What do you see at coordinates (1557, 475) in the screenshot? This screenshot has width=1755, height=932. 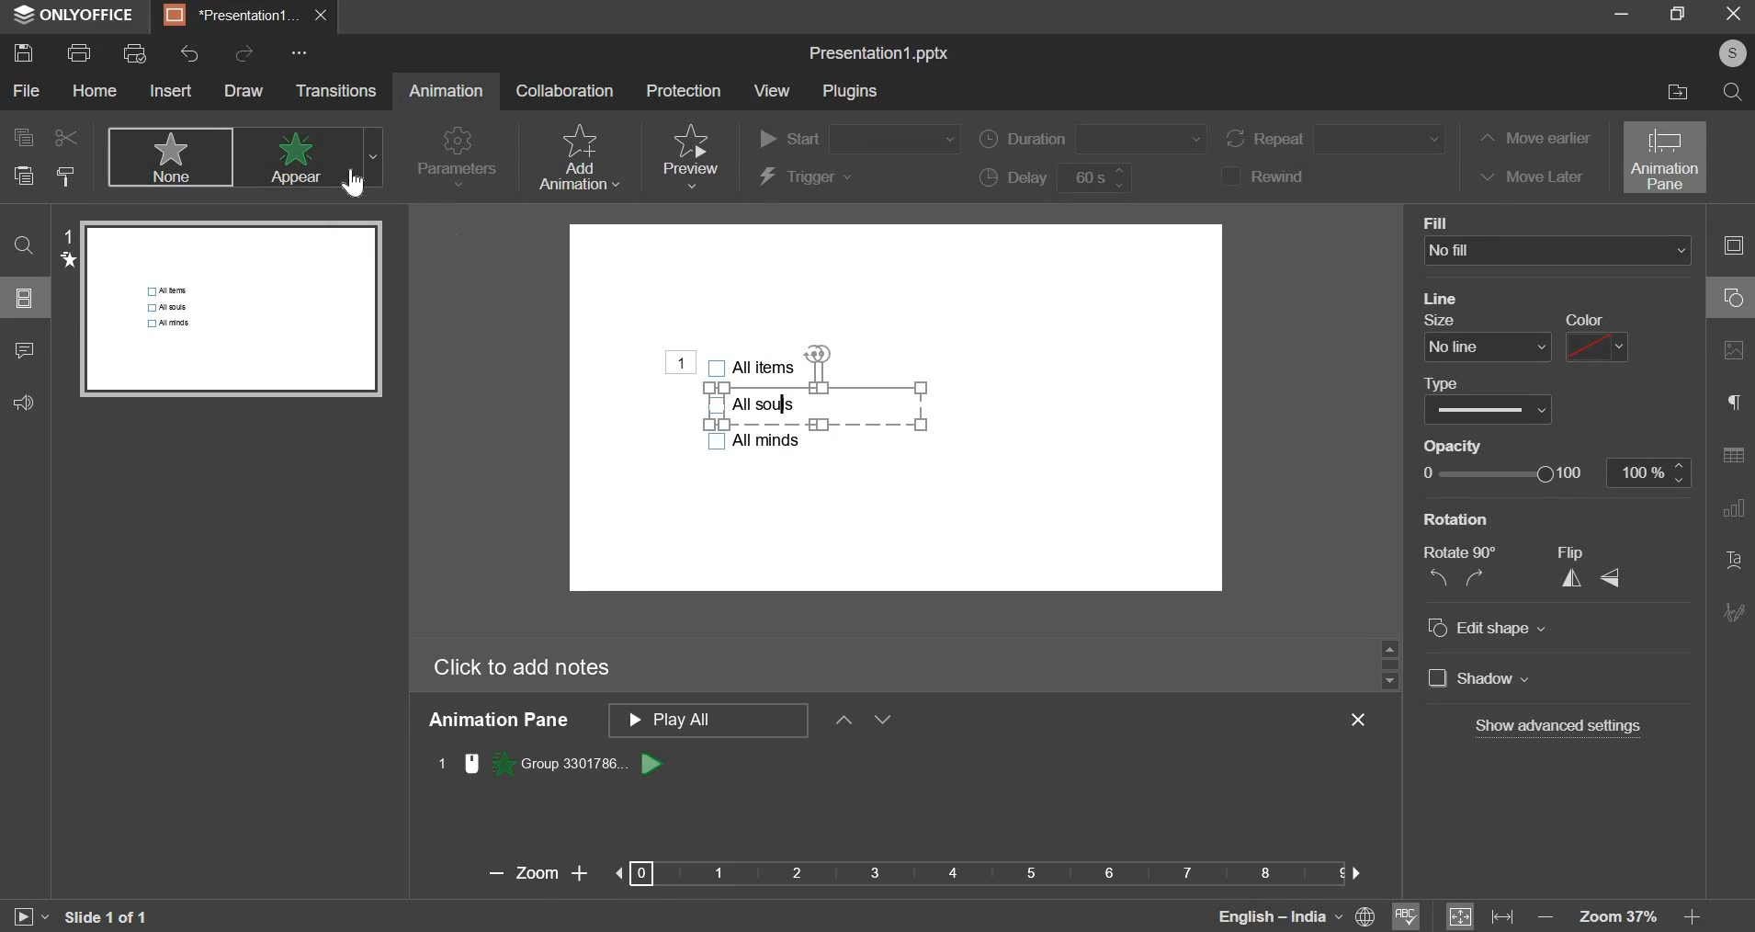 I see `opacity slider` at bounding box center [1557, 475].